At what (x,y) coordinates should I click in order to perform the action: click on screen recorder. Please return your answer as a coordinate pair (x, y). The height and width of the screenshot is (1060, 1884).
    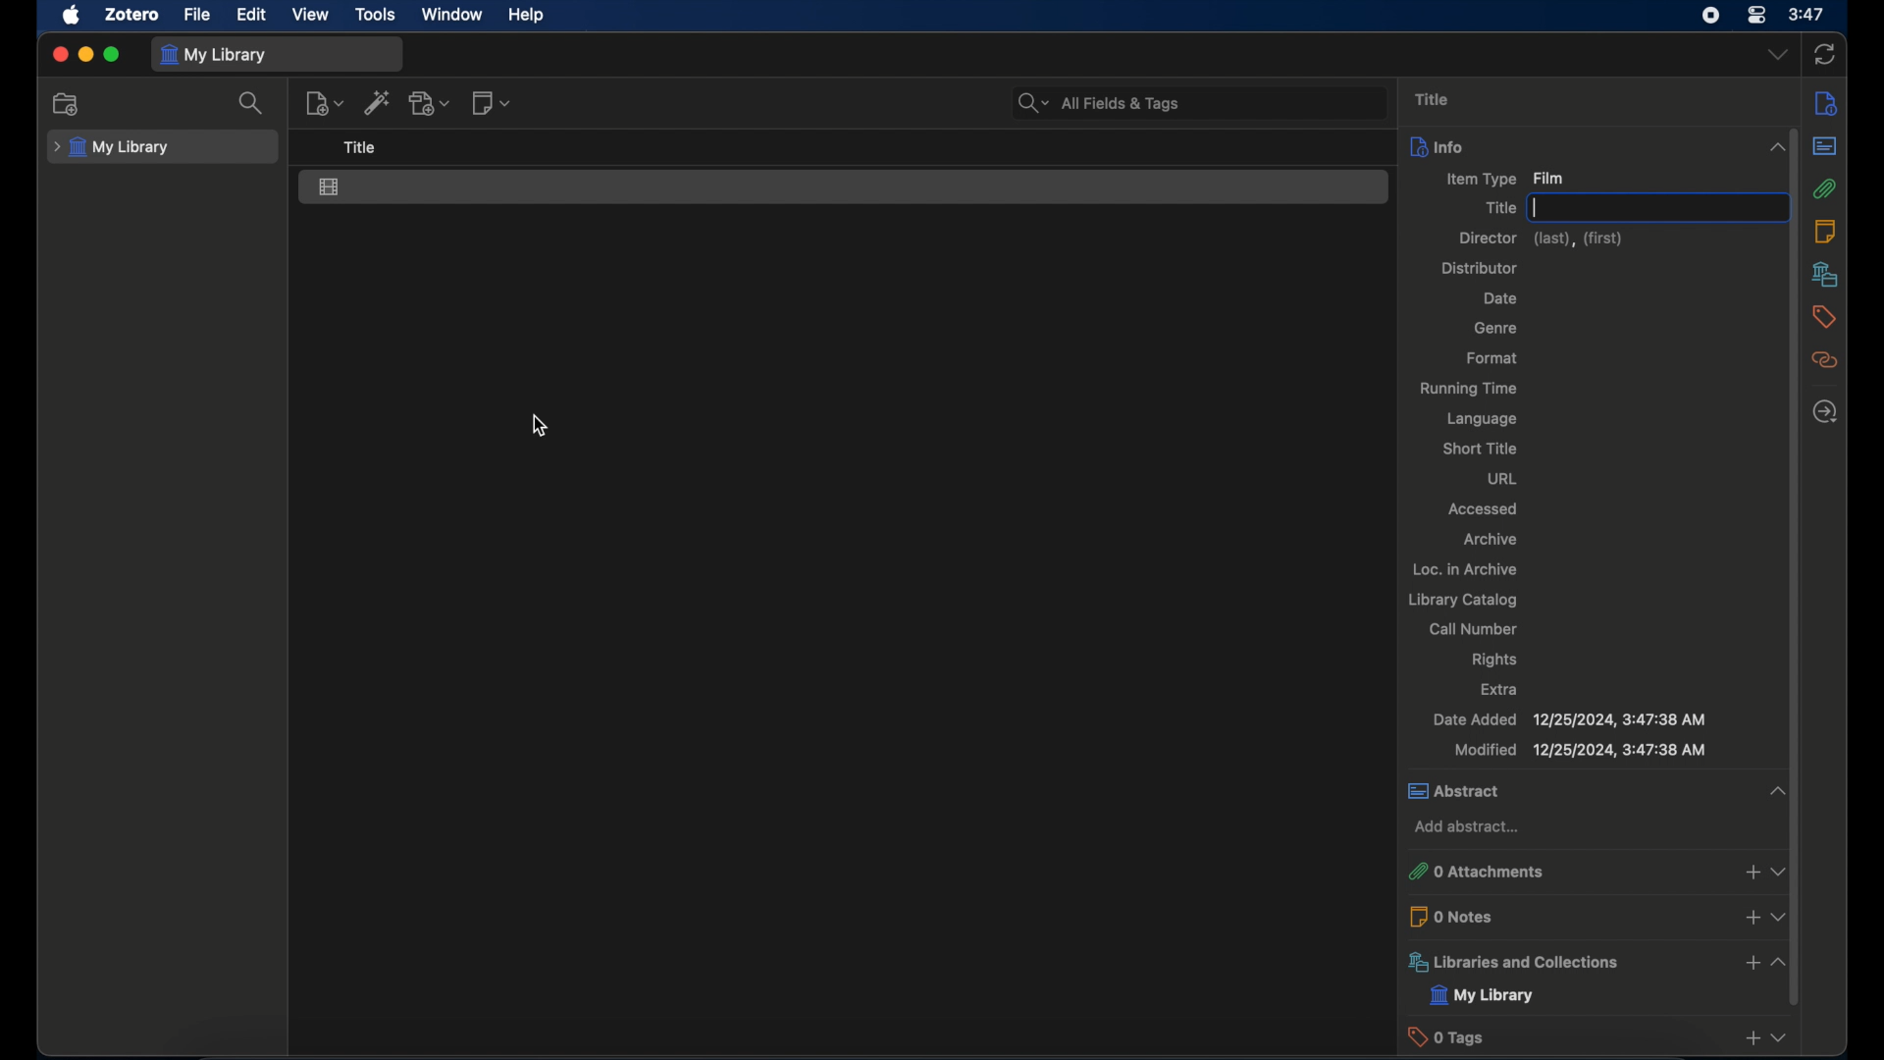
    Looking at the image, I should click on (1711, 16).